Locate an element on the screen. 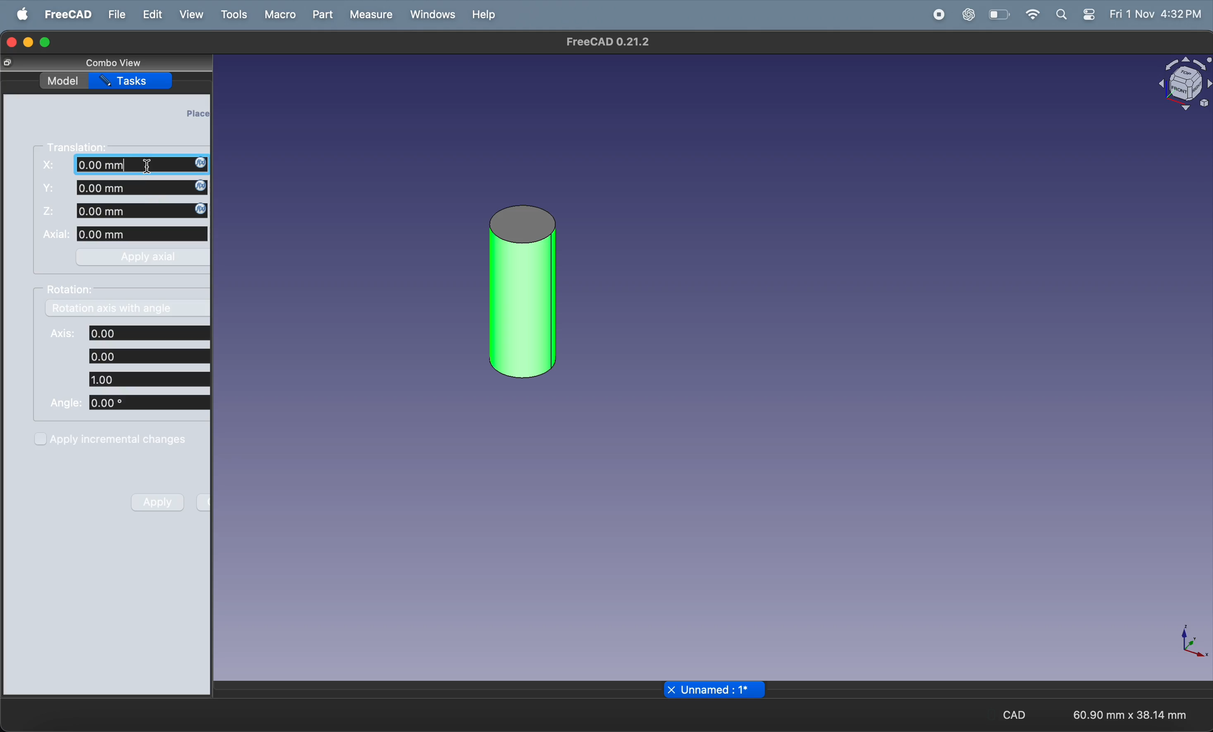 Image resolution: width=1213 pixels, height=732 pixels. Fri 1 Nov 4:32 PM is located at coordinates (1155, 15).